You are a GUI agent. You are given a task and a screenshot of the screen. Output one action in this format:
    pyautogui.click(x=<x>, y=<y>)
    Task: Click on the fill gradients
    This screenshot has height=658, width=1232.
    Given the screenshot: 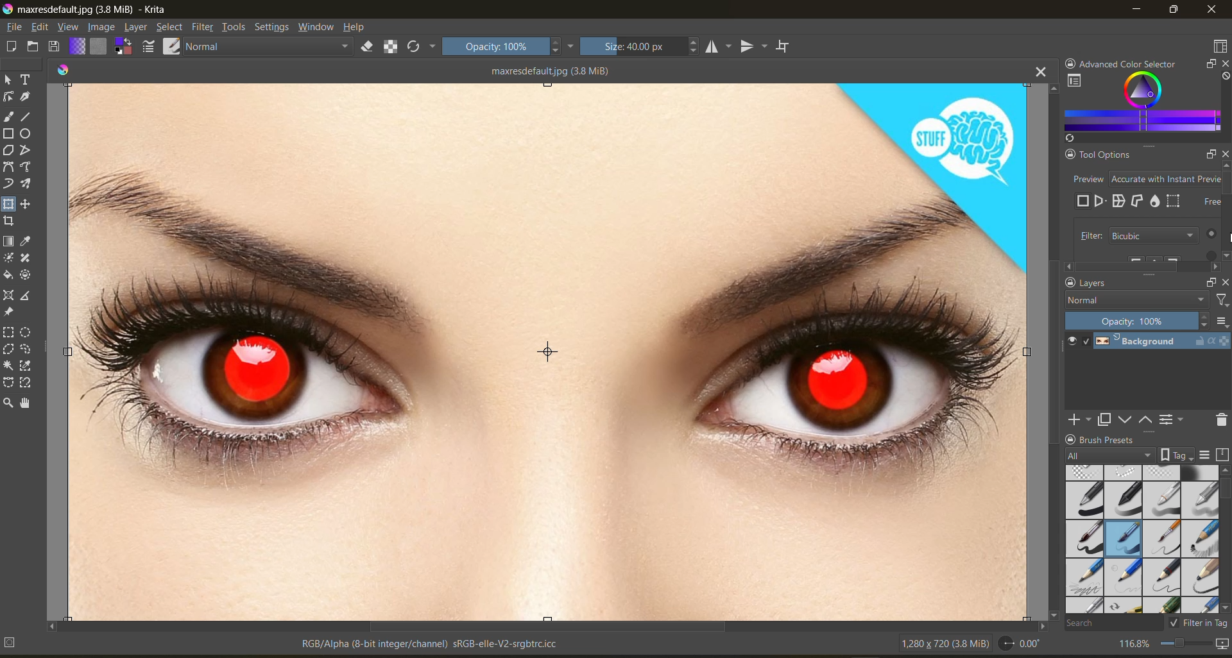 What is the action you would take?
    pyautogui.click(x=79, y=46)
    